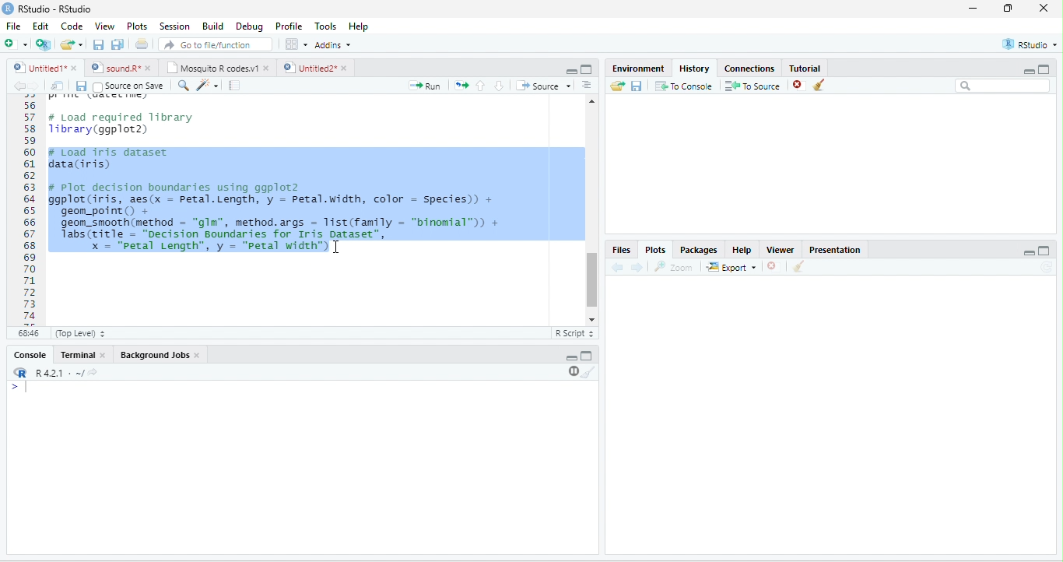  I want to click on minimize, so click(1028, 72).